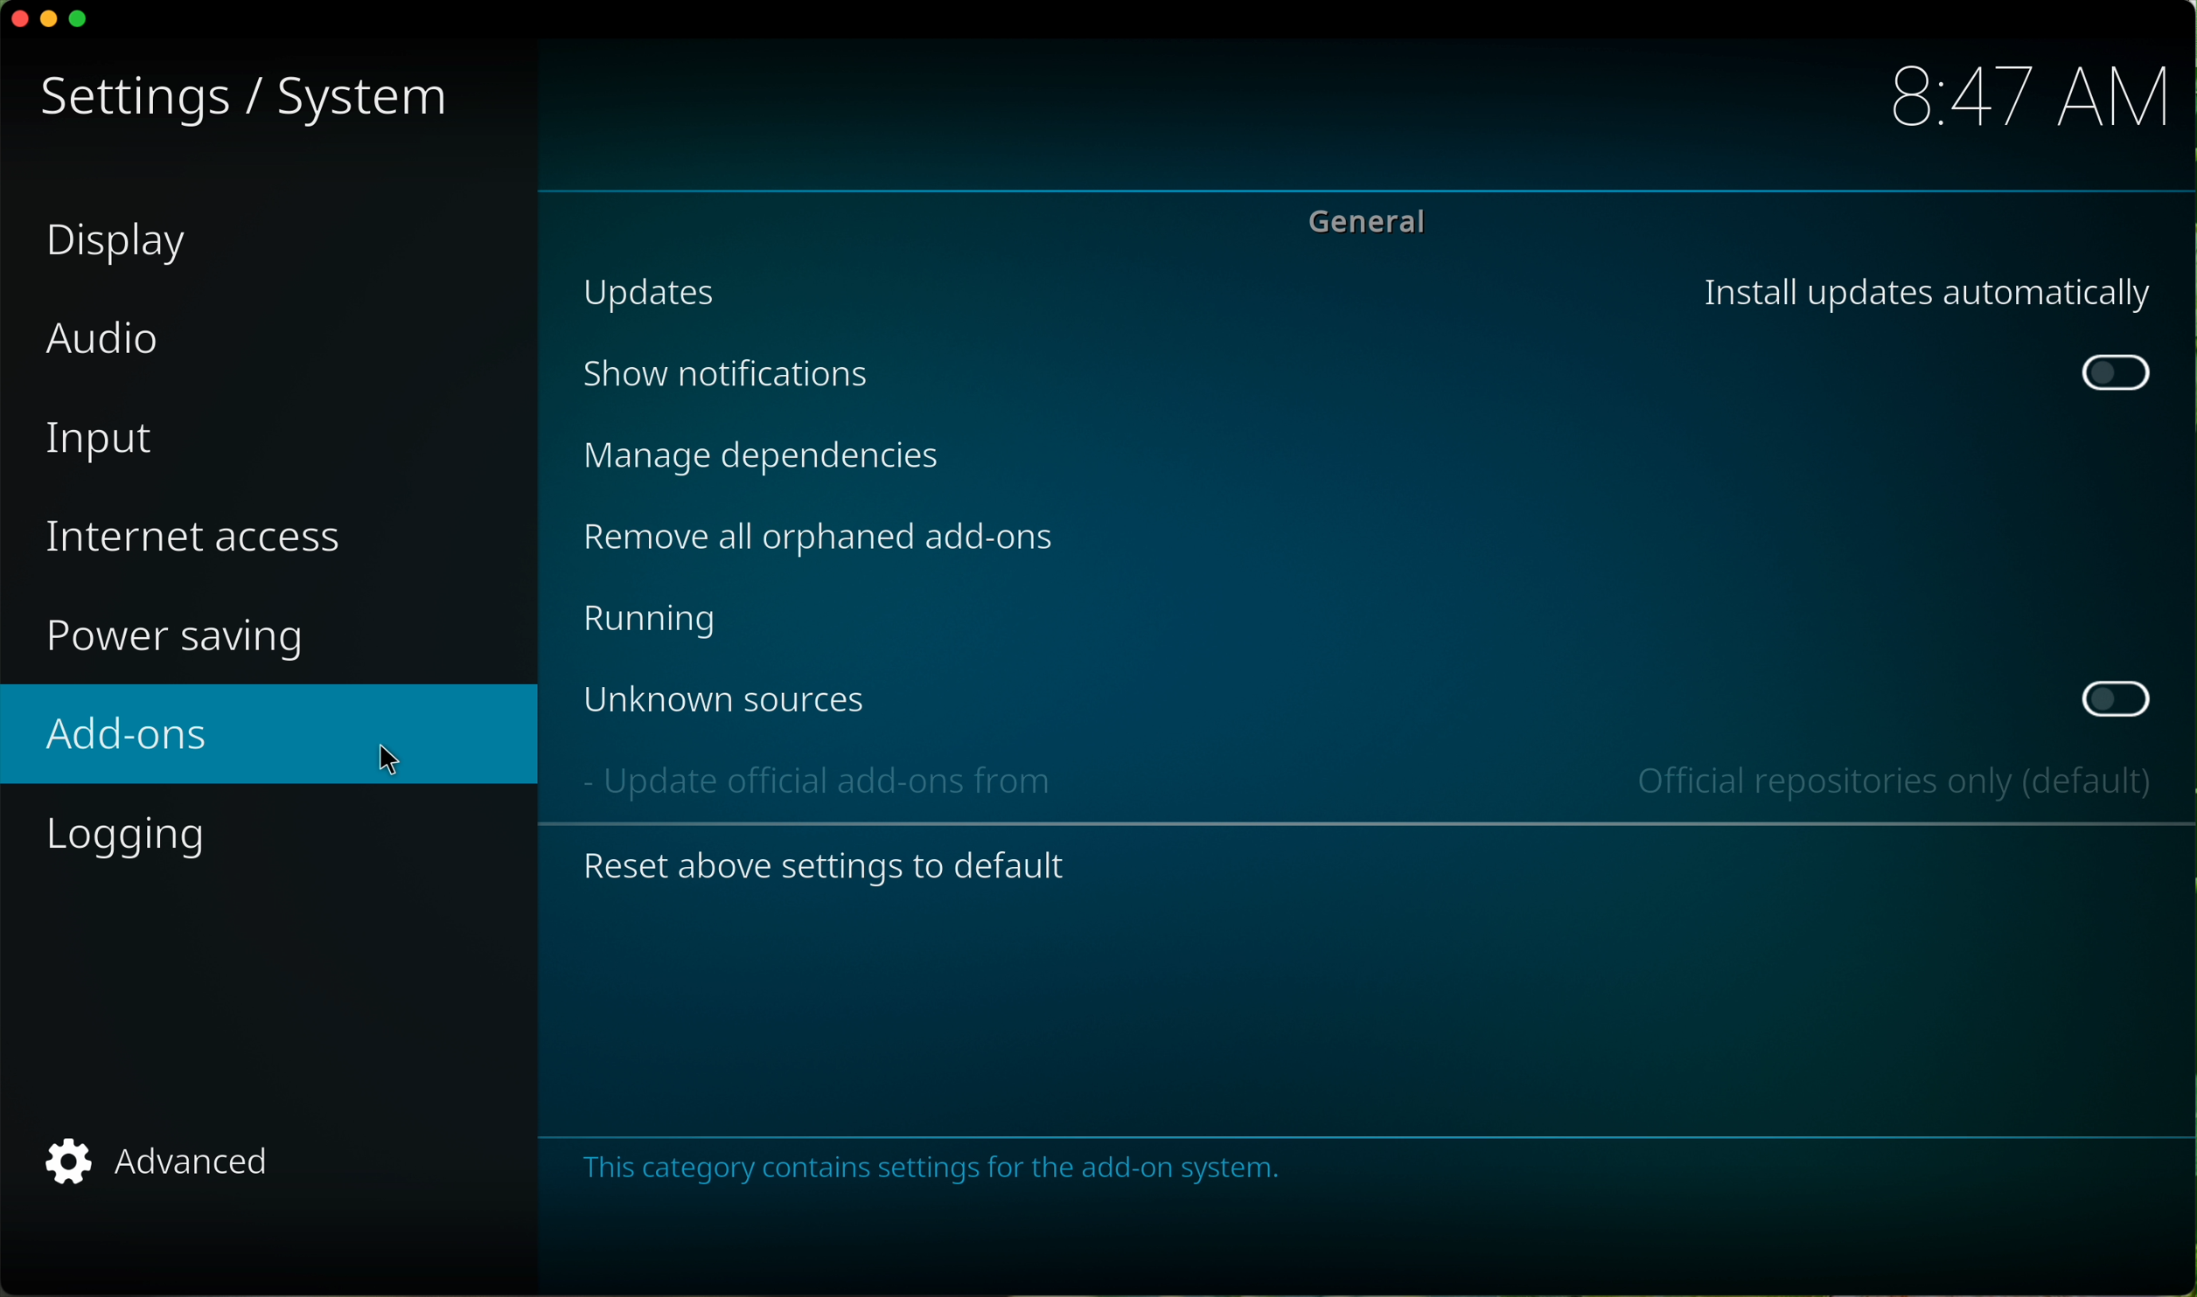  What do you see at coordinates (15, 19) in the screenshot?
I see `close` at bounding box center [15, 19].